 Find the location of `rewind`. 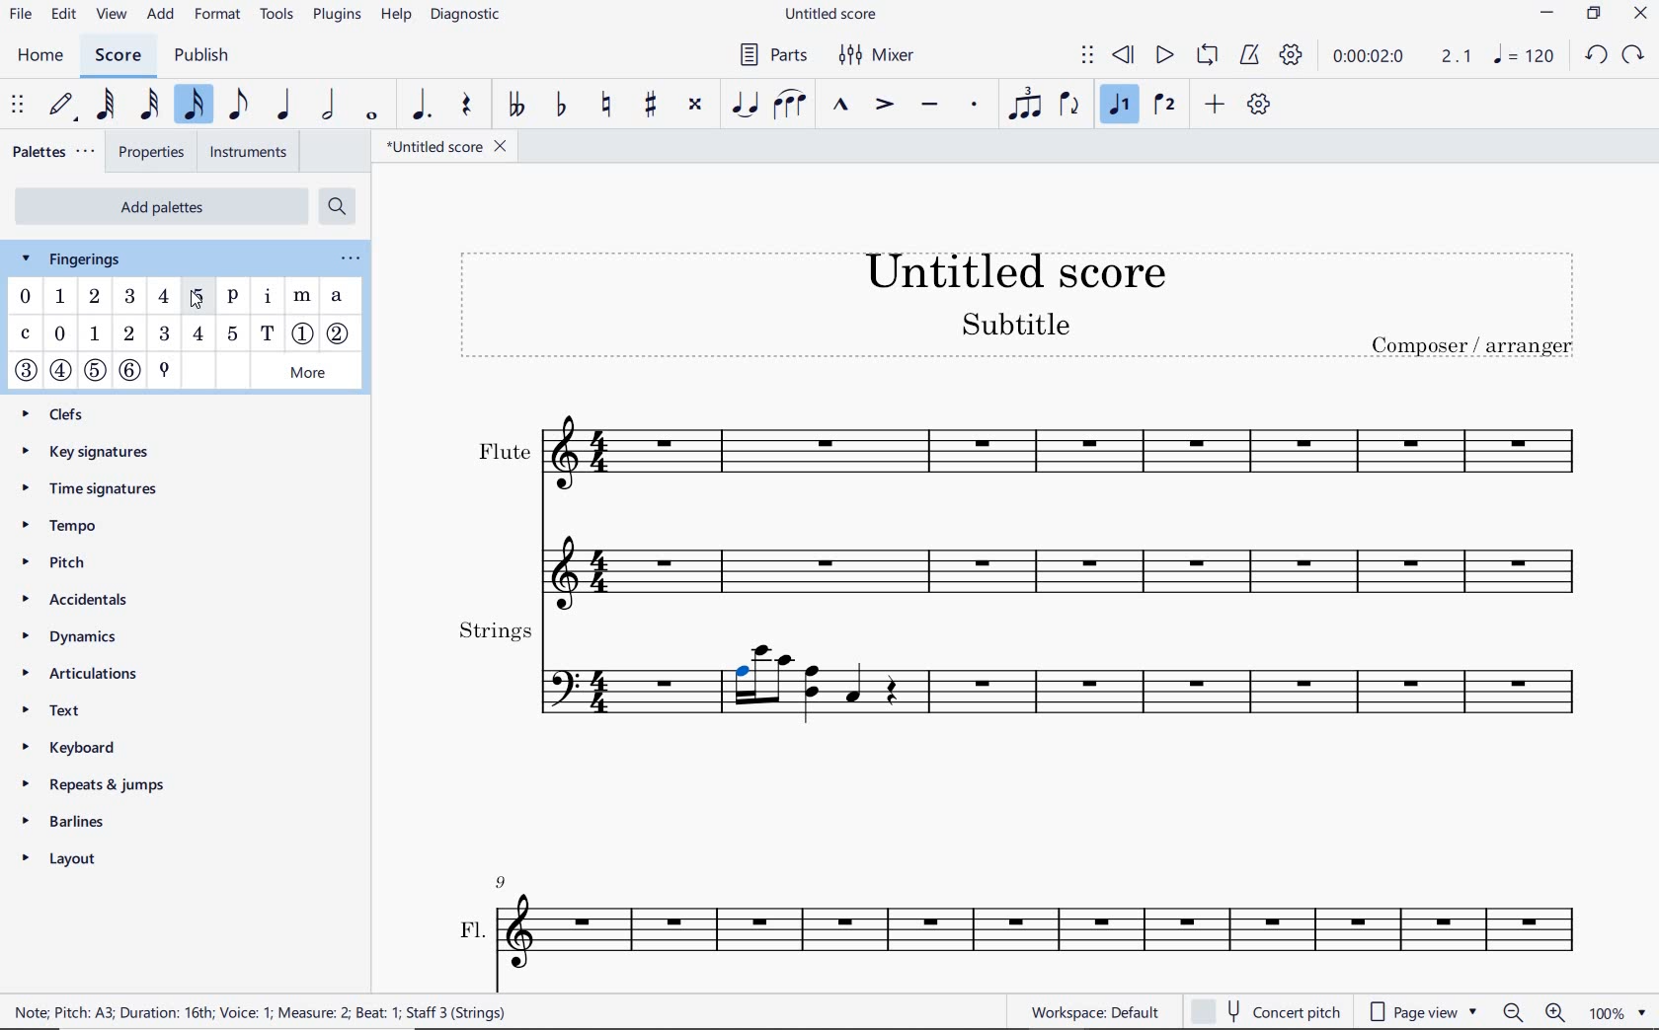

rewind is located at coordinates (1124, 53).